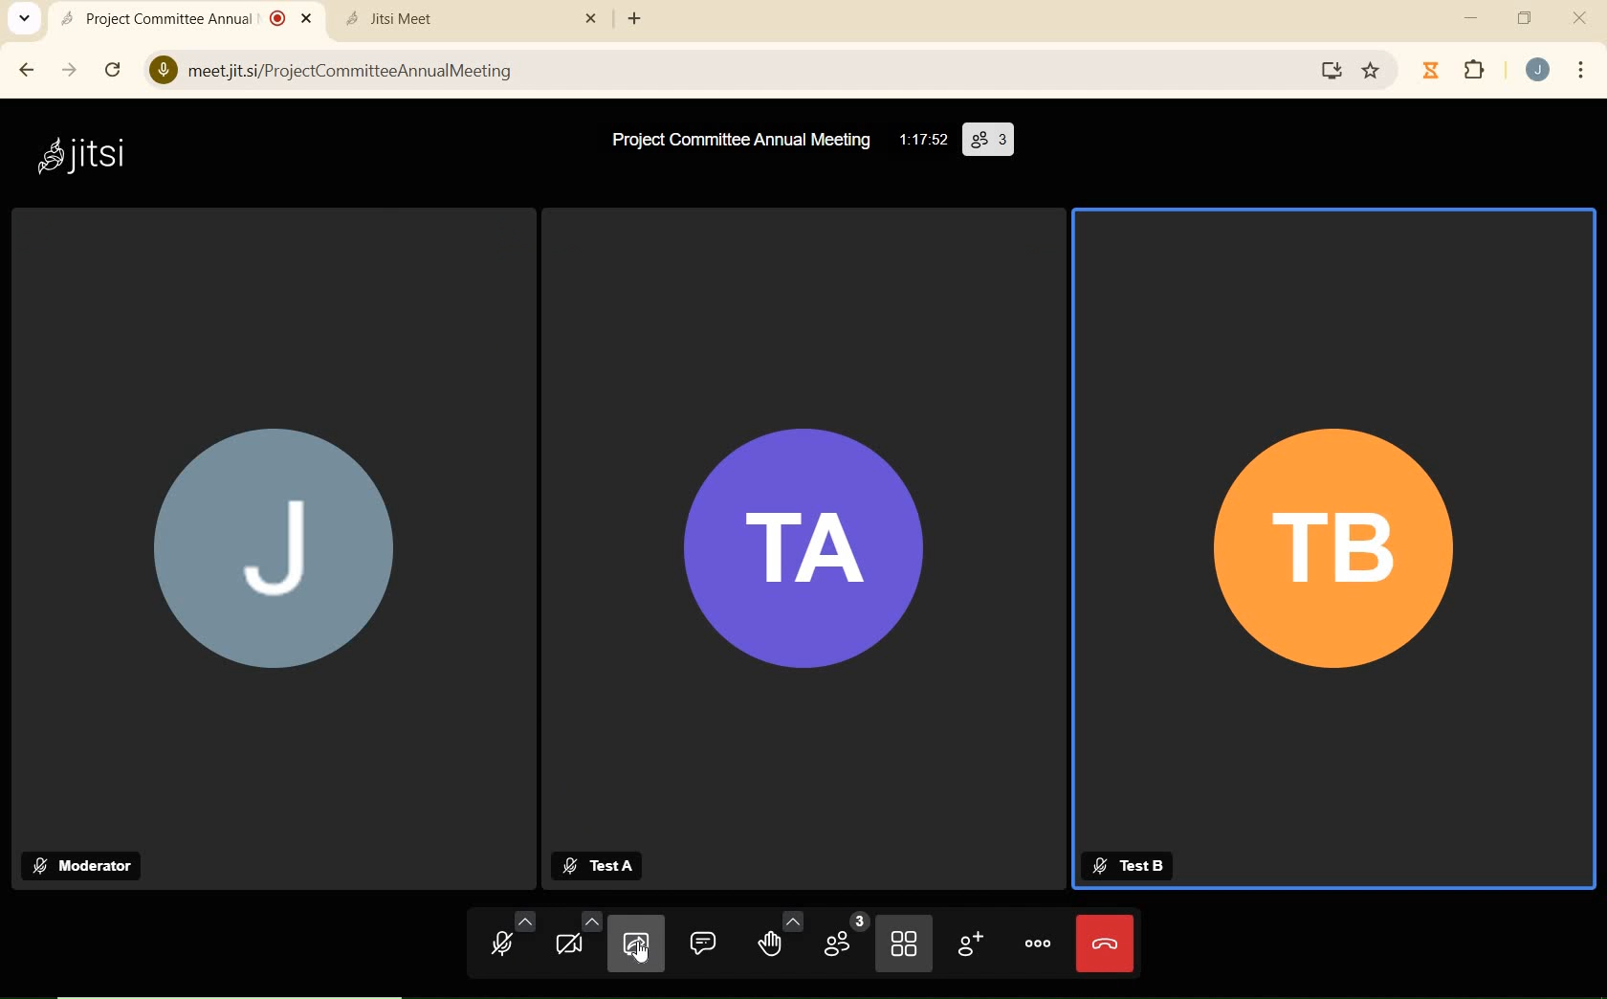  I want to click on TB, so click(1320, 534).